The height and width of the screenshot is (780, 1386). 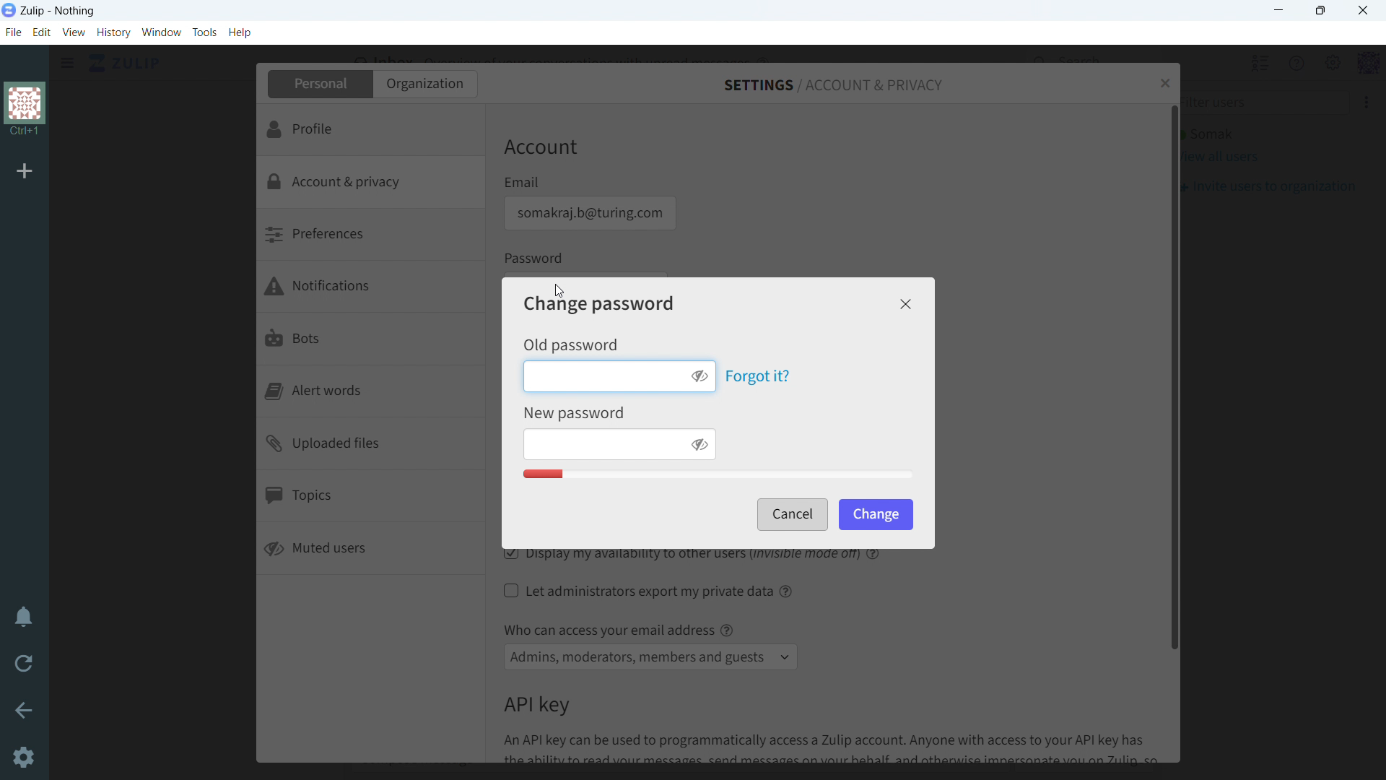 What do you see at coordinates (541, 149) in the screenshot?
I see `Account` at bounding box center [541, 149].